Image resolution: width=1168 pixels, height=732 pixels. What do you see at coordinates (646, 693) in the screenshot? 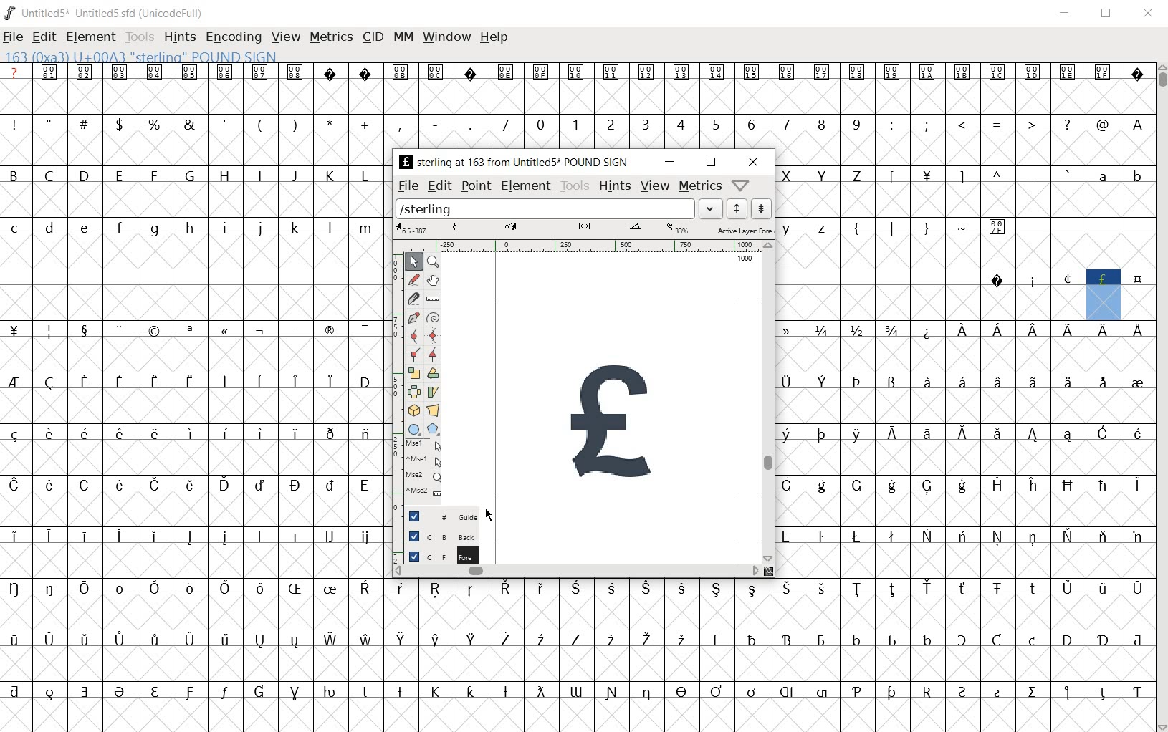
I see `Symbol` at bounding box center [646, 693].